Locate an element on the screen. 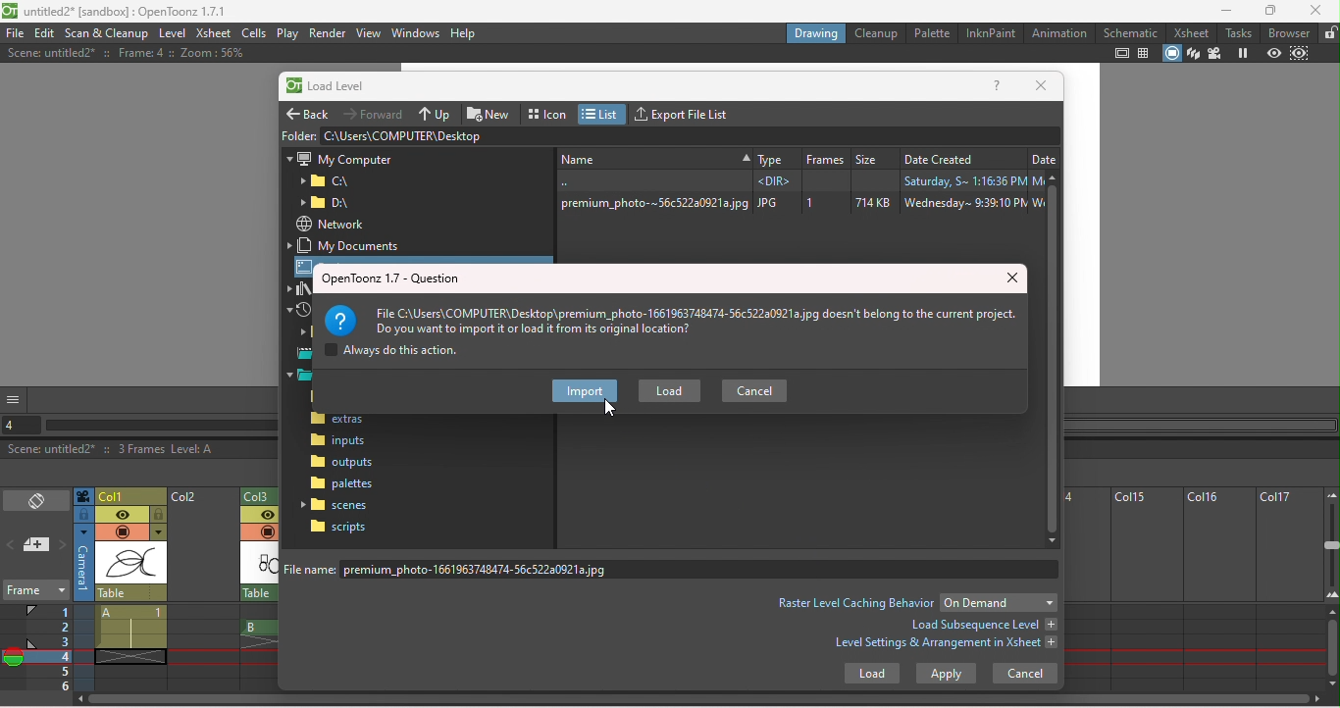  Scripts  is located at coordinates (338, 527).